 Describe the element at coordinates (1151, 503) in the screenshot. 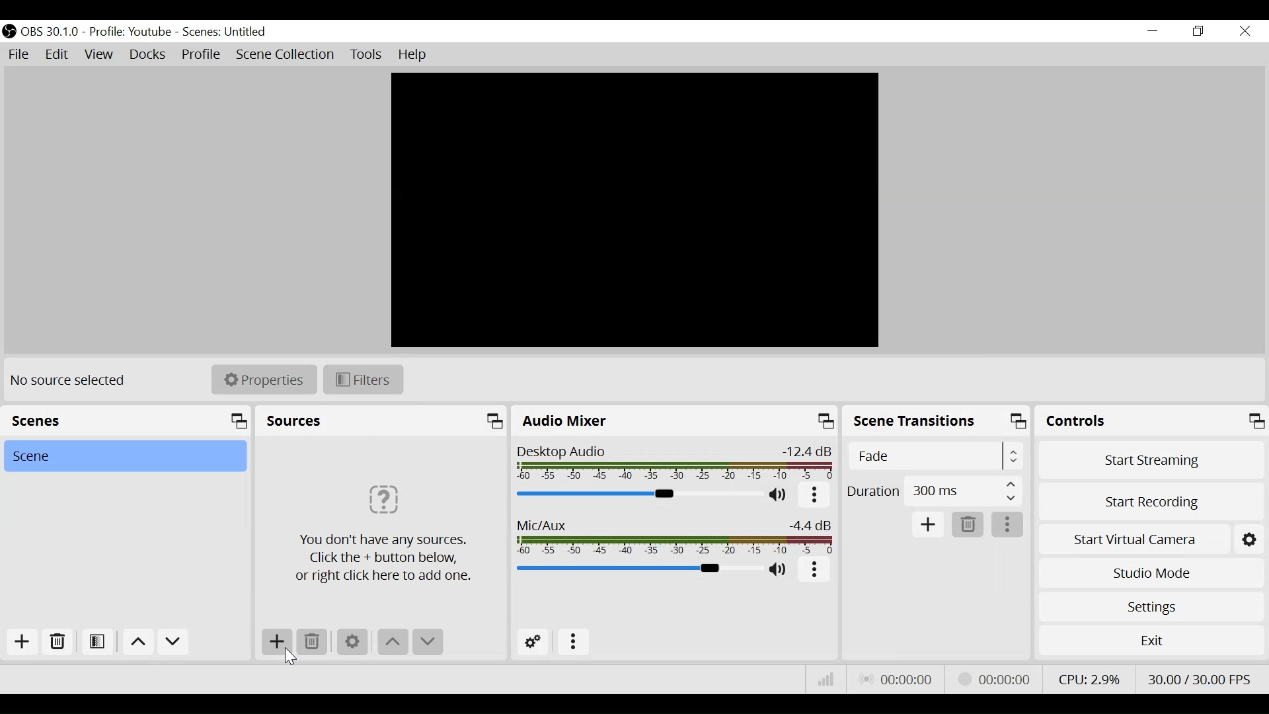

I see `Start Recording` at that location.